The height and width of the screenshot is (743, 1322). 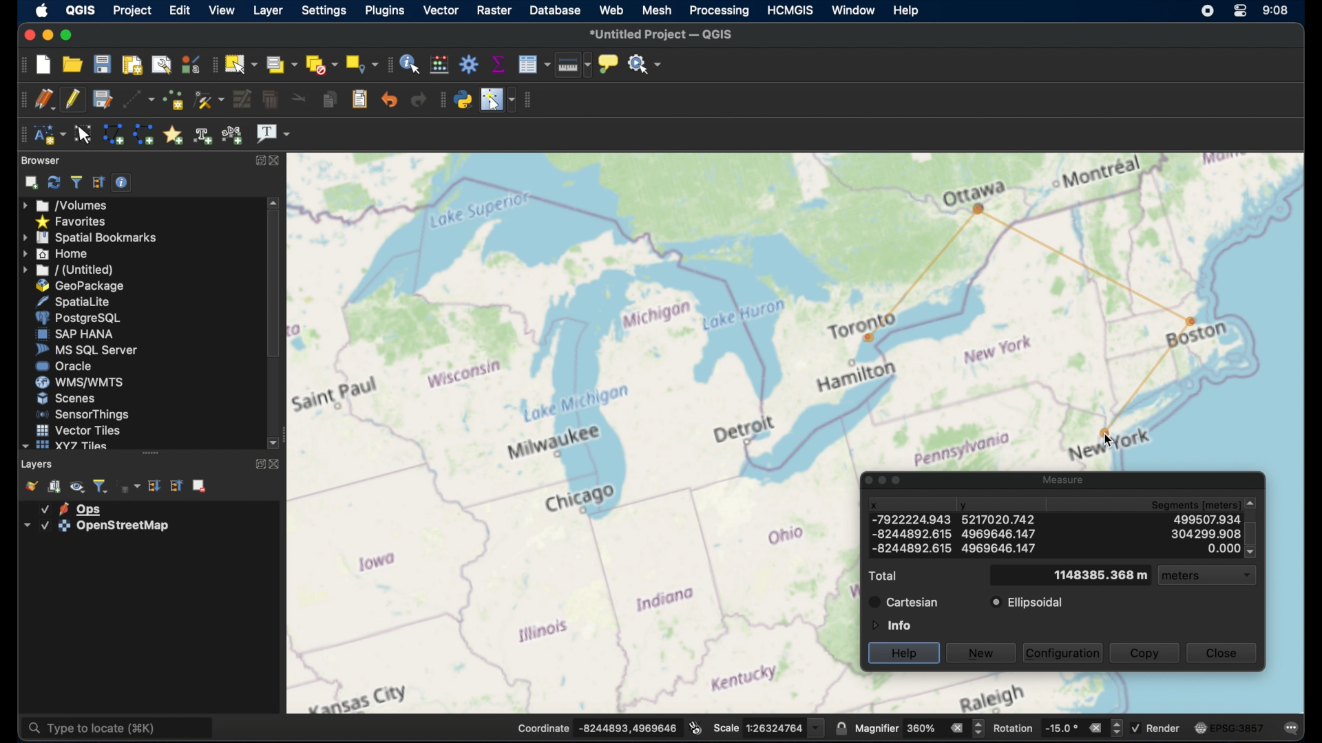 I want to click on configuration, so click(x=1064, y=652).